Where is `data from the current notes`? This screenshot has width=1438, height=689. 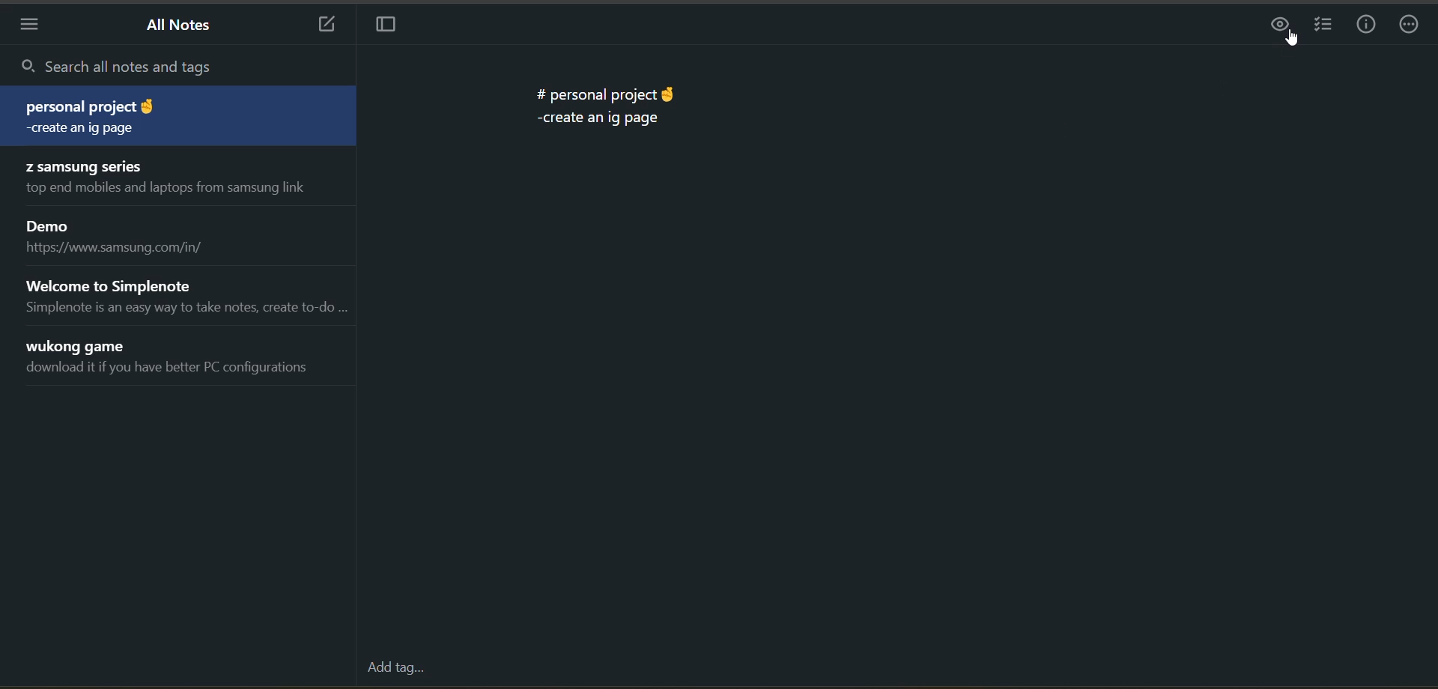 data from the current notes is located at coordinates (609, 112).